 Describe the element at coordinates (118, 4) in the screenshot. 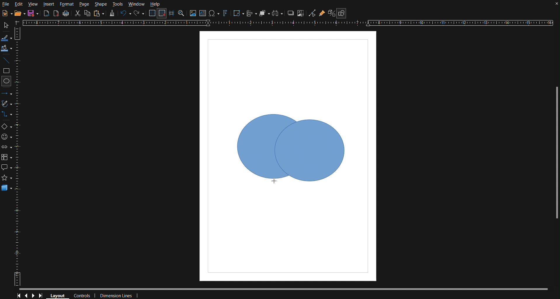

I see `Tools` at that location.